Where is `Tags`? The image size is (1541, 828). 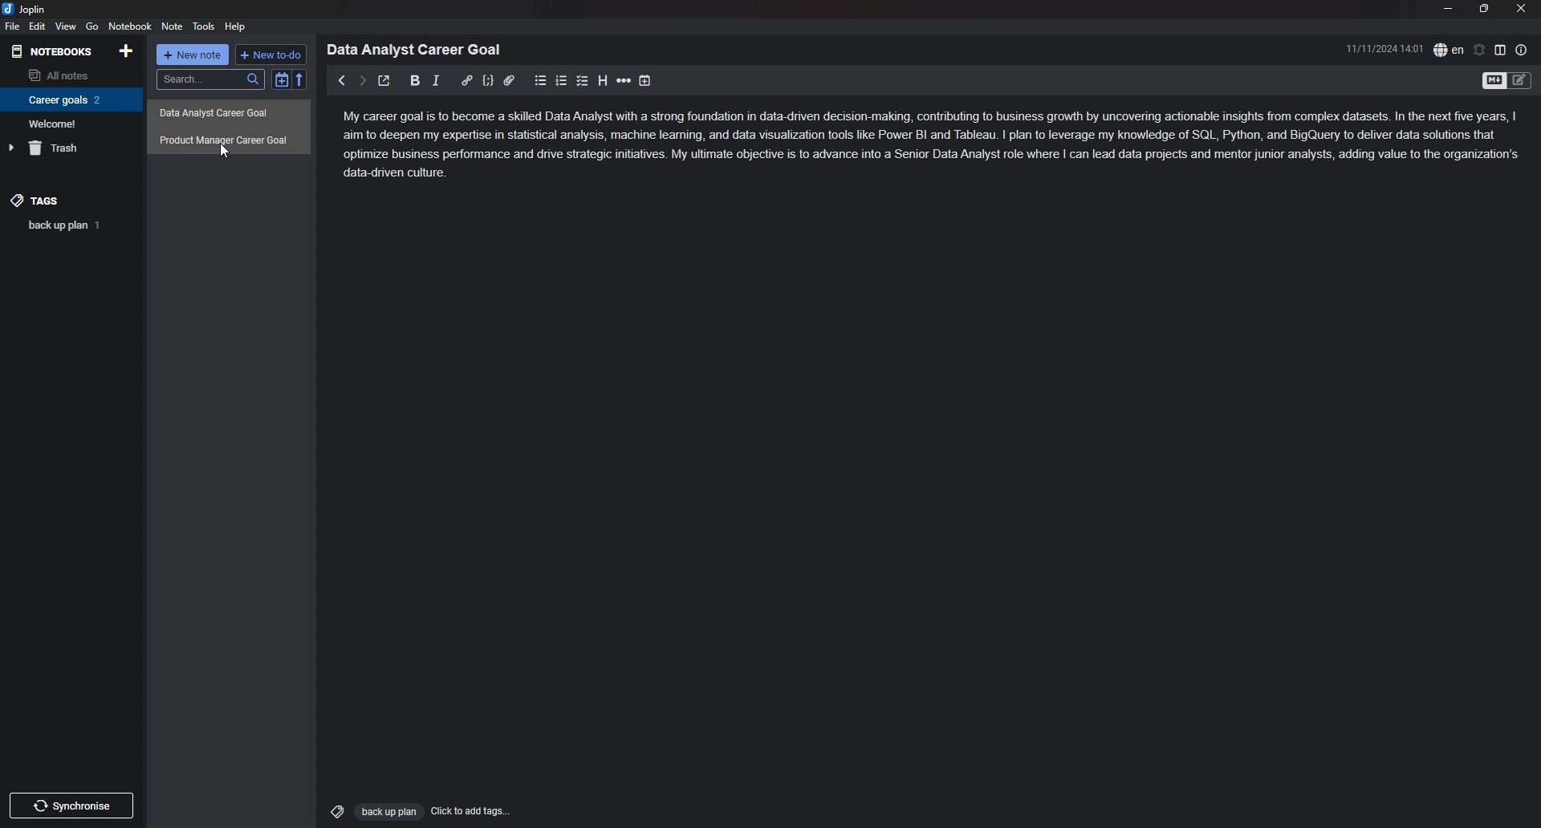 Tags is located at coordinates (333, 810).